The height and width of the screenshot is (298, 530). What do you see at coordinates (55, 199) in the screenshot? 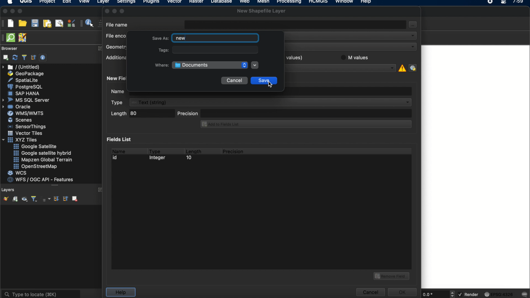
I see `expand all` at bounding box center [55, 199].